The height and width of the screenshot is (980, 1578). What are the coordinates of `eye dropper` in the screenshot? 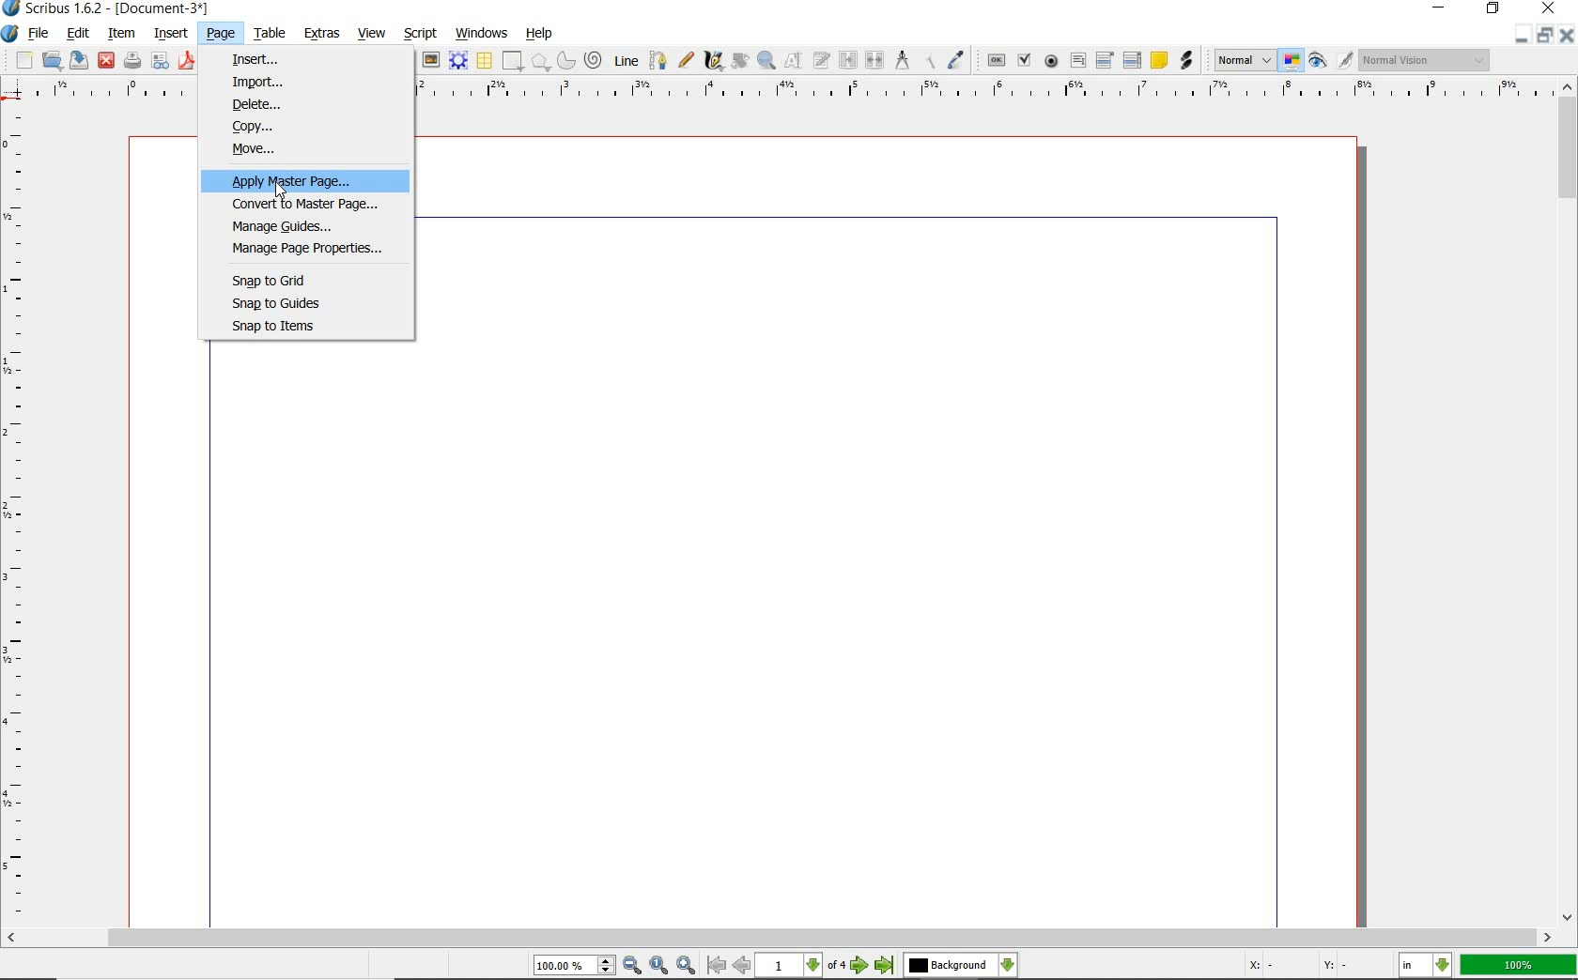 It's located at (955, 61).